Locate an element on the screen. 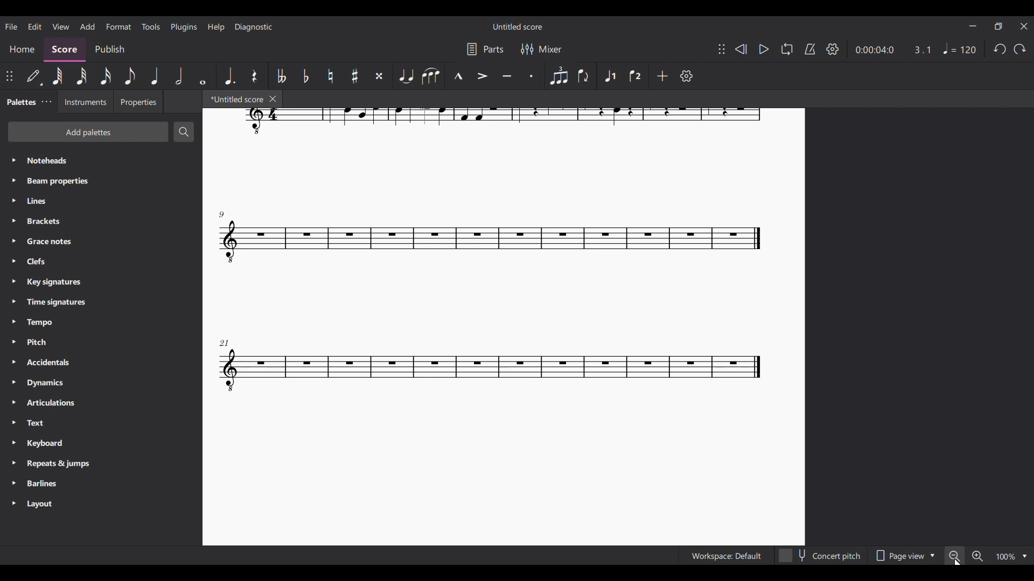 Image resolution: width=1034 pixels, height=581 pixels. Change position is located at coordinates (722, 49).